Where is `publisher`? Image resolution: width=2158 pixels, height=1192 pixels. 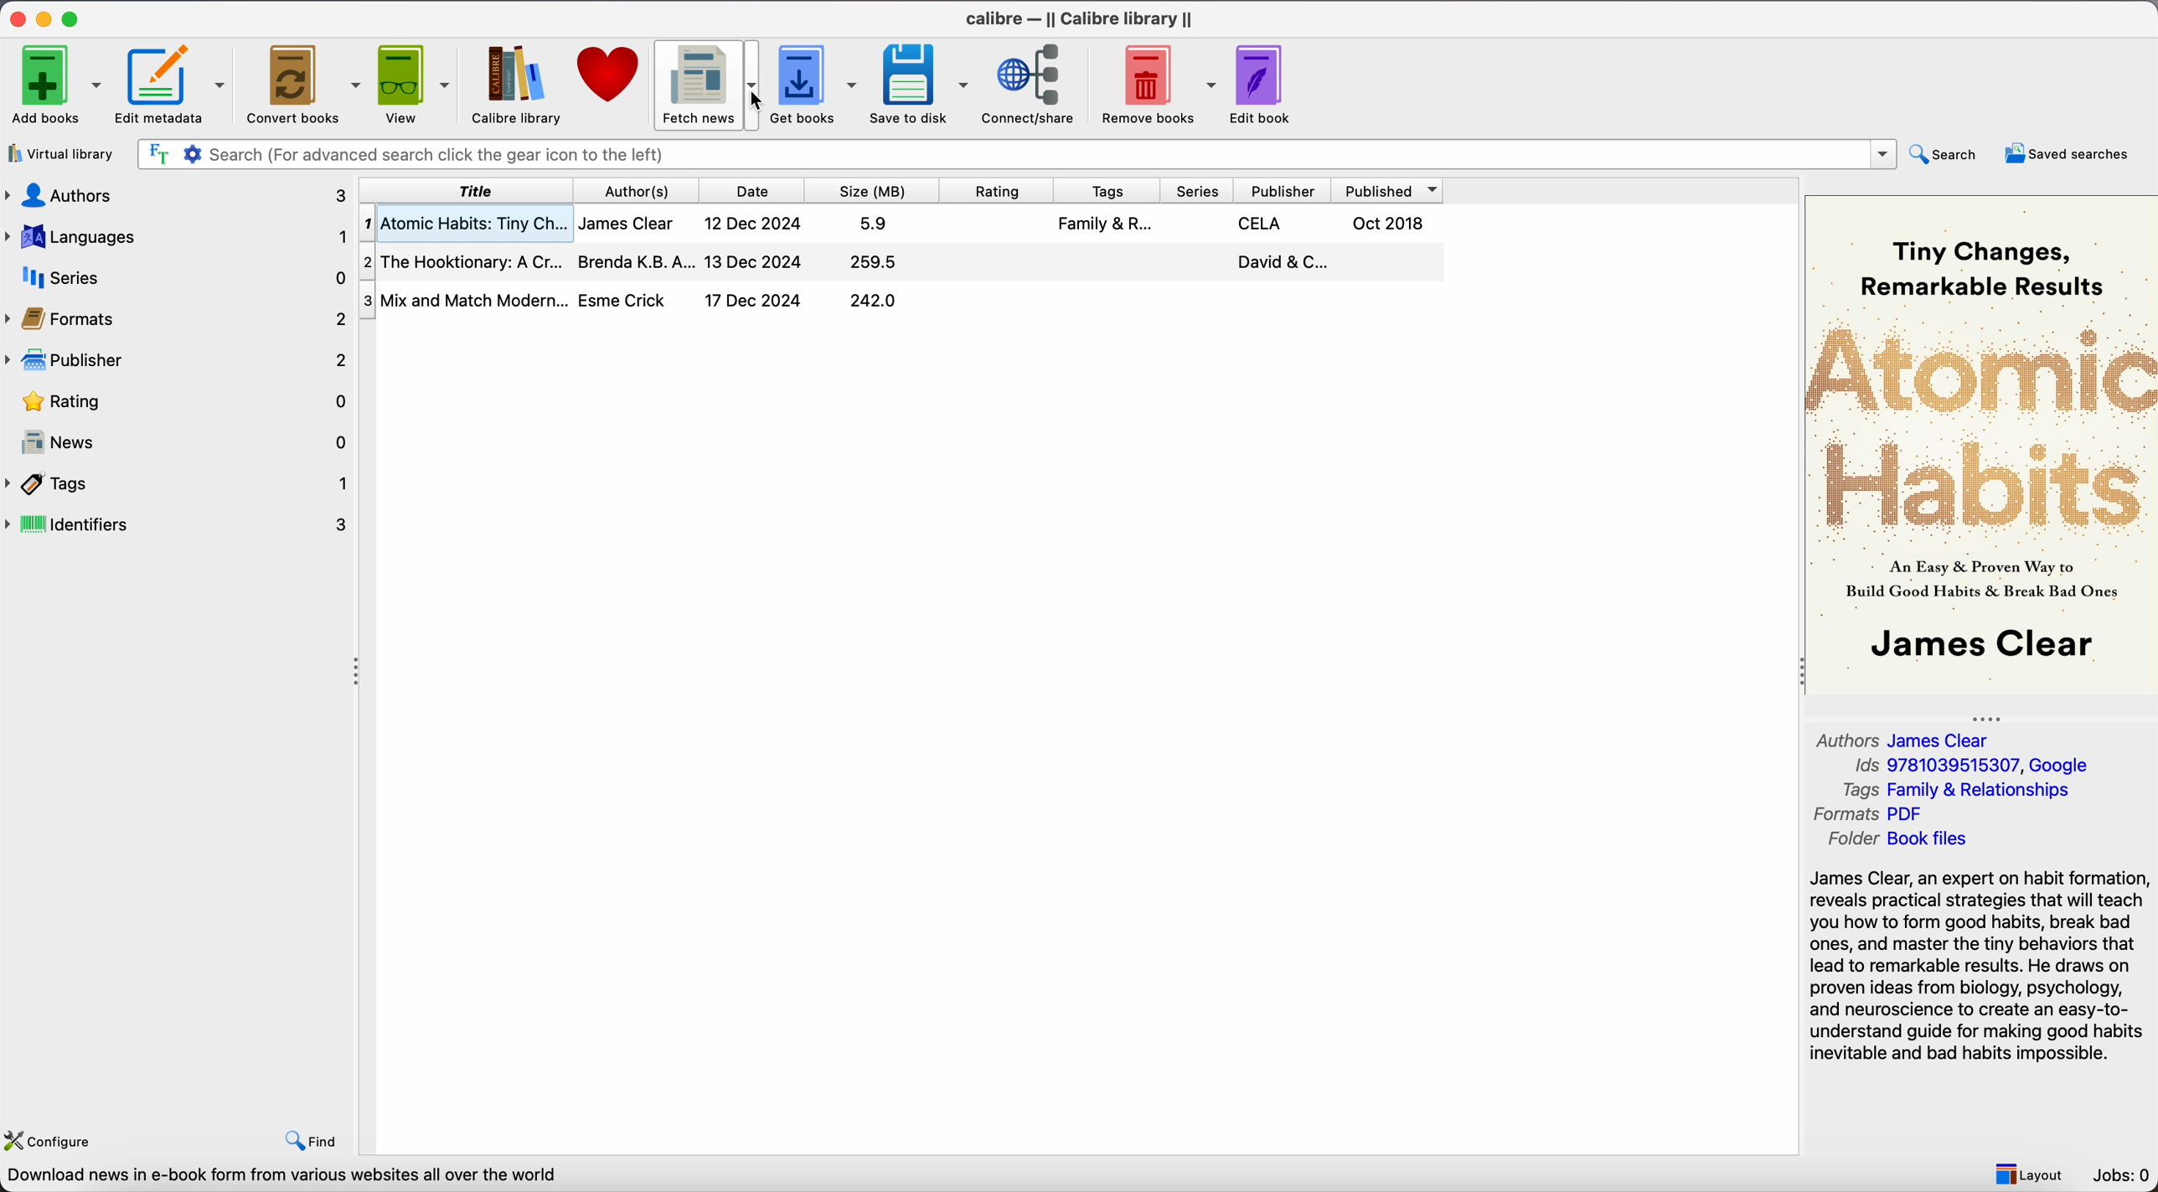
publisher is located at coordinates (1291, 191).